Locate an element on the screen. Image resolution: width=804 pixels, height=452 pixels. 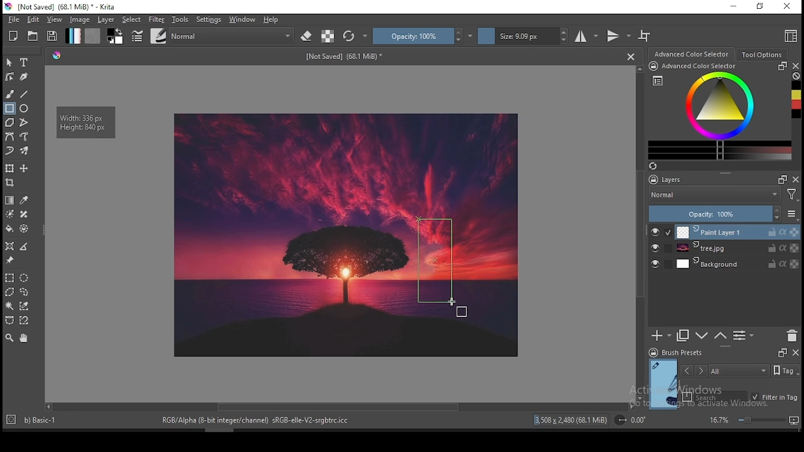
layer is located at coordinates (737, 232).